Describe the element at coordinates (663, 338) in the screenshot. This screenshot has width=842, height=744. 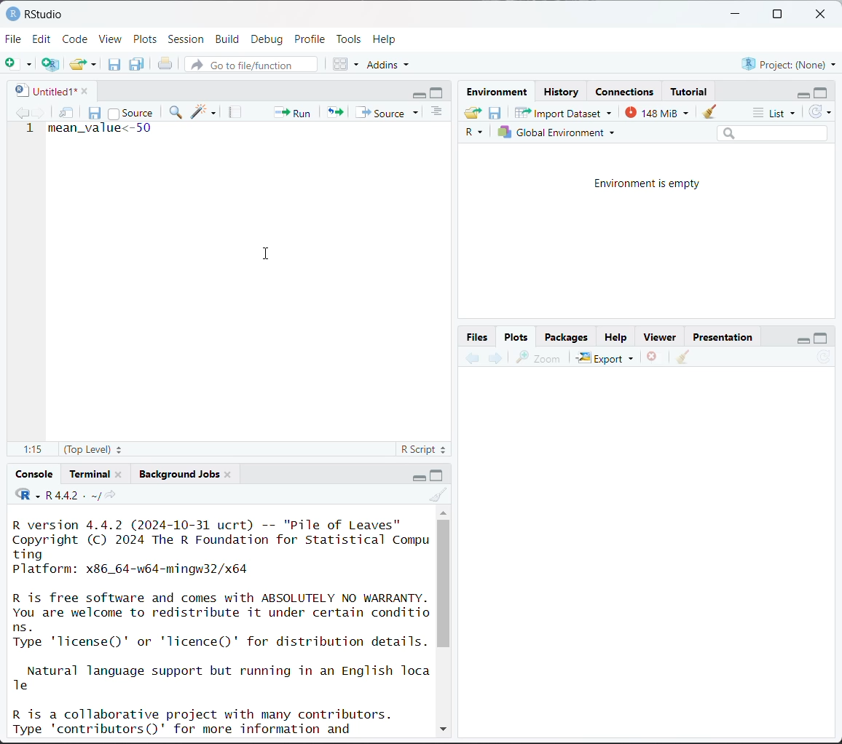
I see `Viewer` at that location.